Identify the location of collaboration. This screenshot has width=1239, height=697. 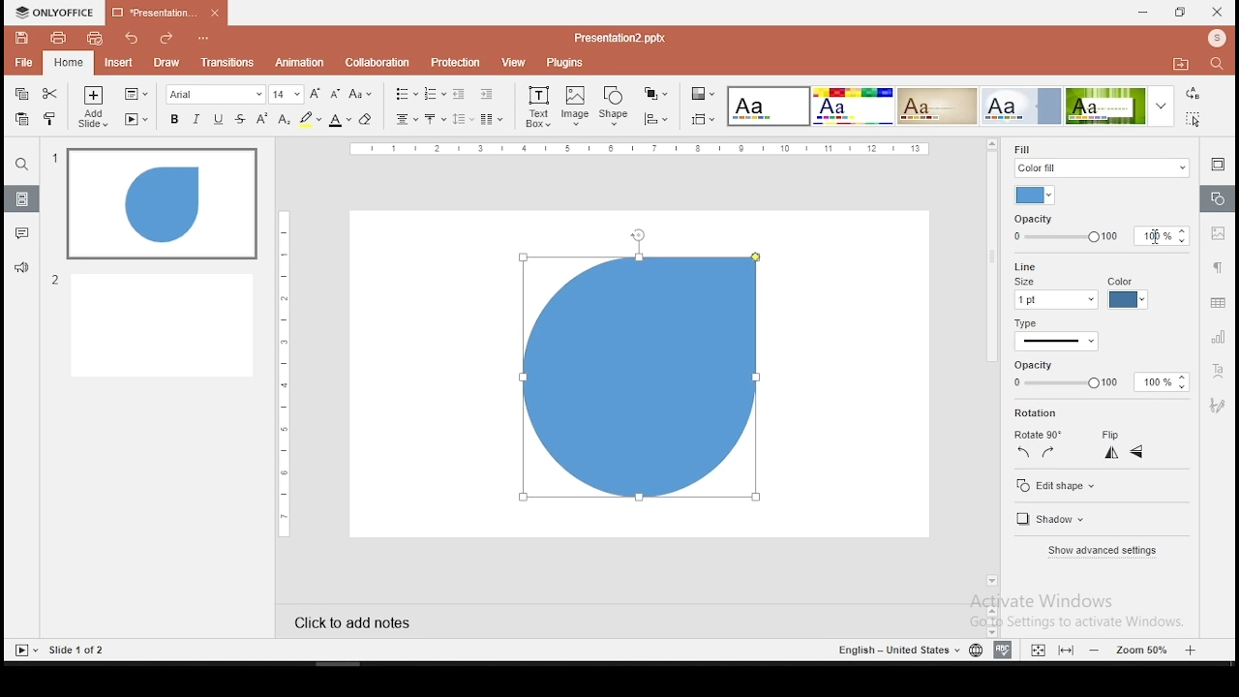
(377, 63).